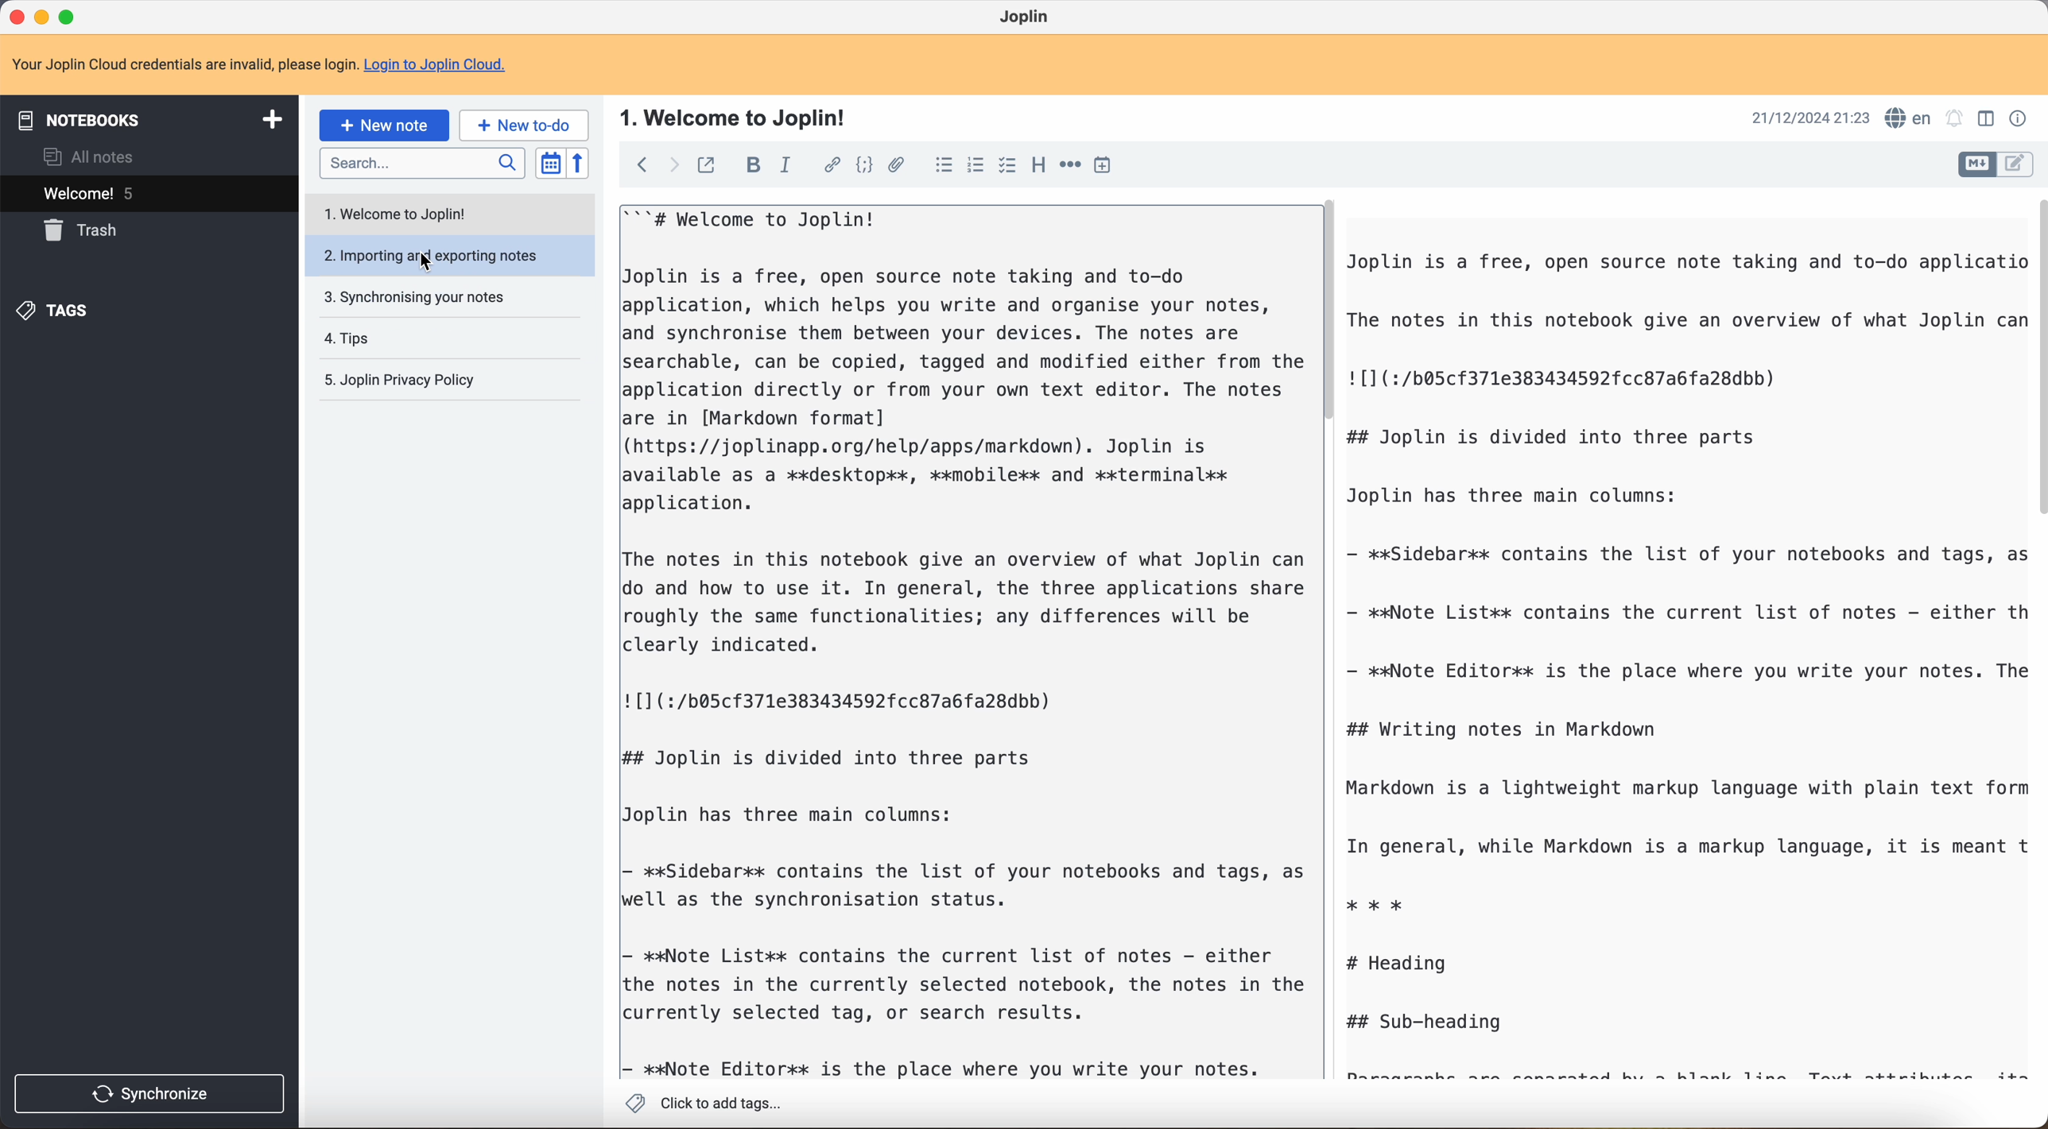 Image resolution: width=2048 pixels, height=1129 pixels. What do you see at coordinates (447, 253) in the screenshot?
I see `importing and exporting notes` at bounding box center [447, 253].